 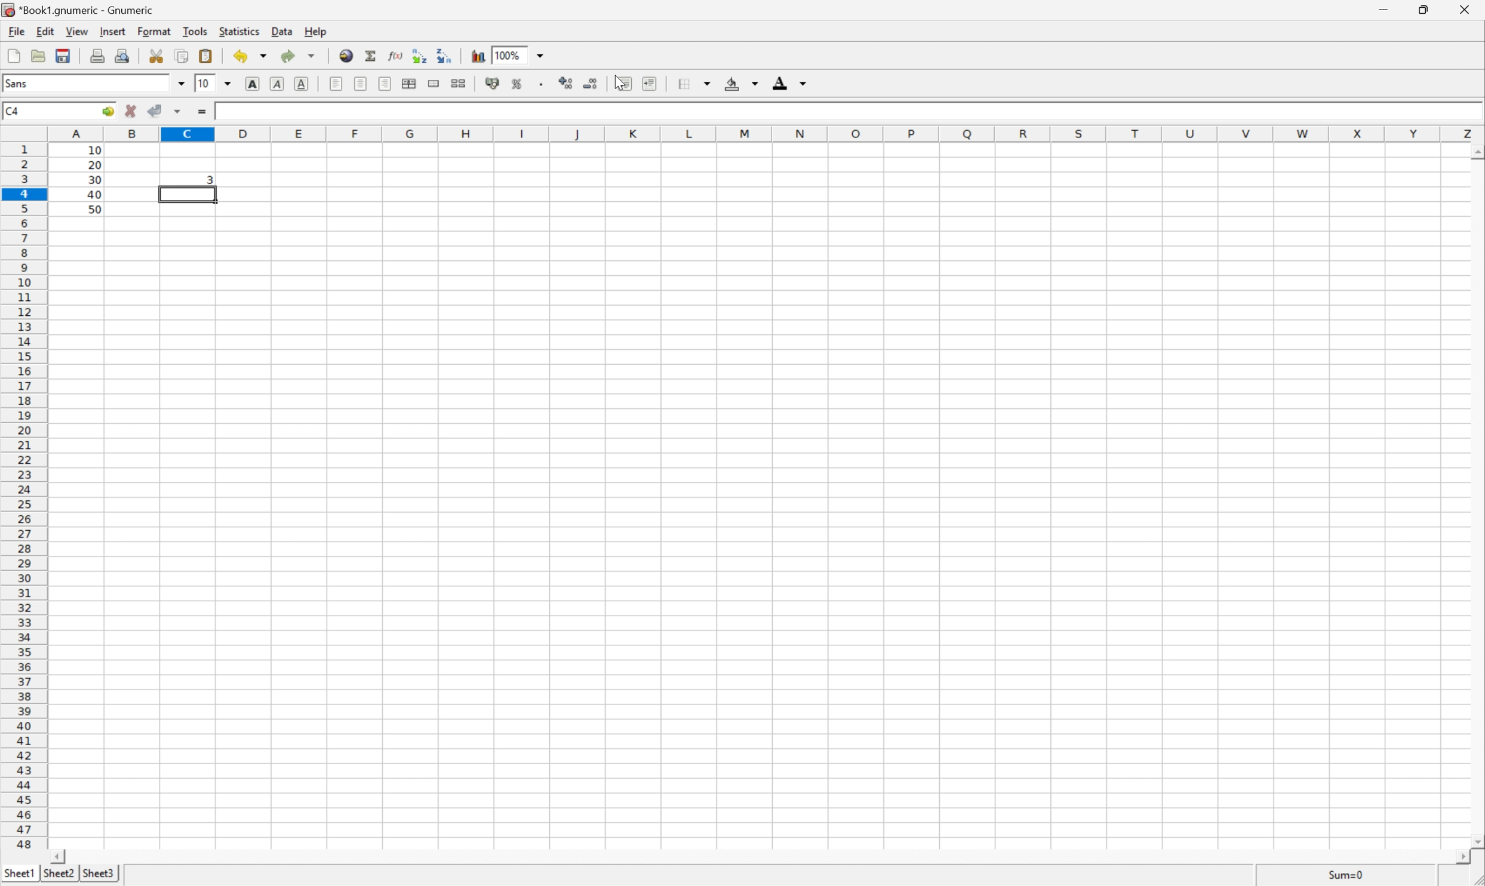 What do you see at coordinates (447, 56) in the screenshot?
I see `Sort the selected region in descending order based on the first column selected` at bounding box center [447, 56].